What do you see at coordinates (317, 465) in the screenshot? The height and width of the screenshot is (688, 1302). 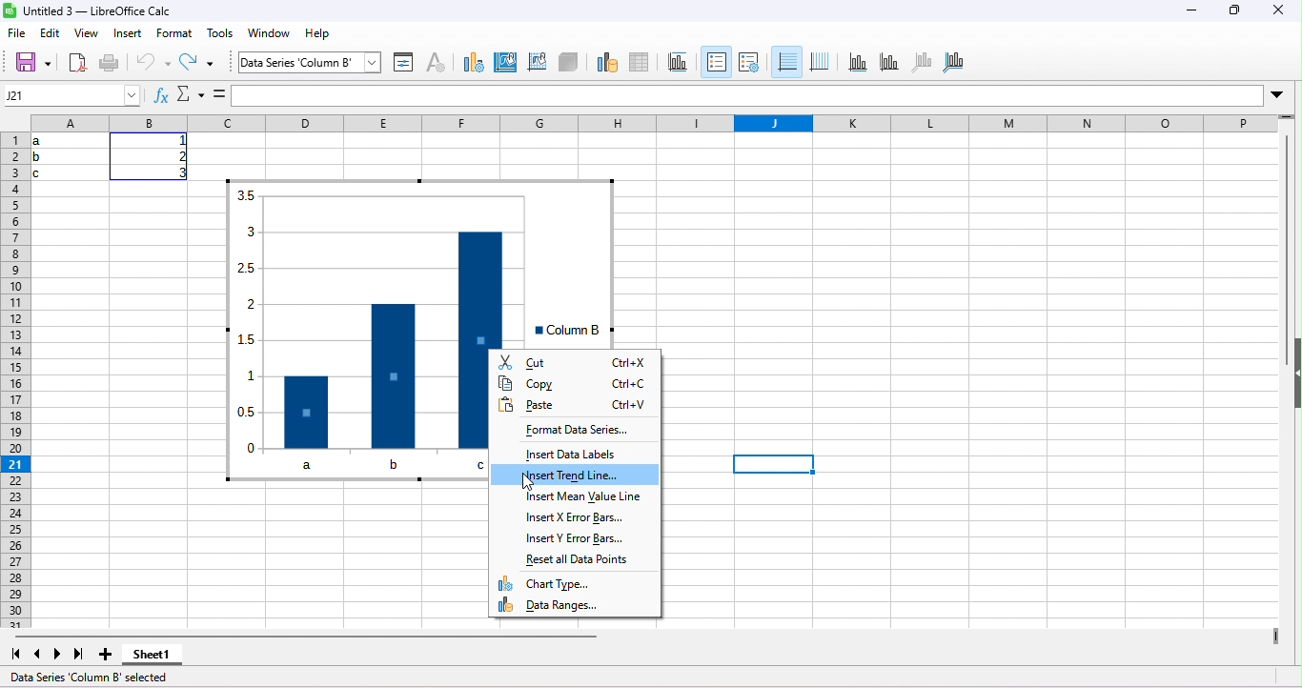 I see `a` at bounding box center [317, 465].